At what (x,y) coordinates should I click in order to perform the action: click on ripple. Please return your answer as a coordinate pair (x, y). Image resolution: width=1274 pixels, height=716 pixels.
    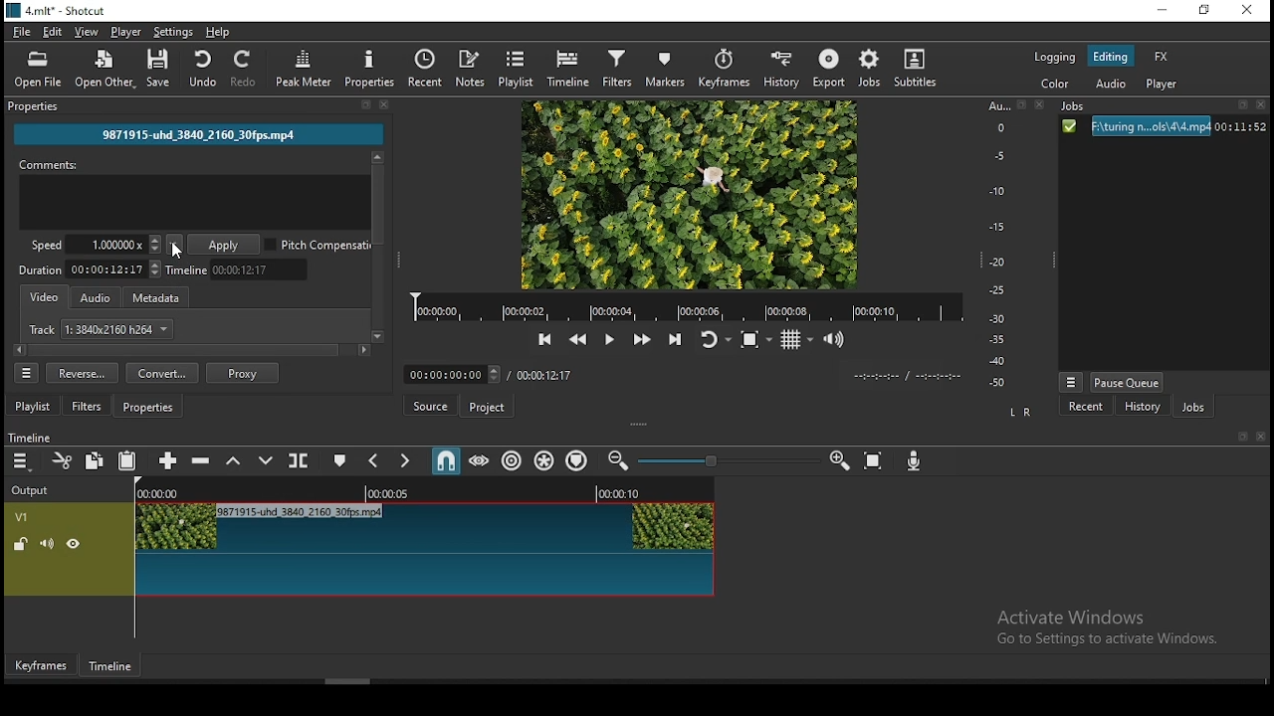
    Looking at the image, I should click on (513, 462).